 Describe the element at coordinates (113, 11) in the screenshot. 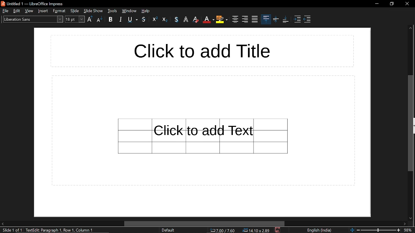

I see `window` at that location.